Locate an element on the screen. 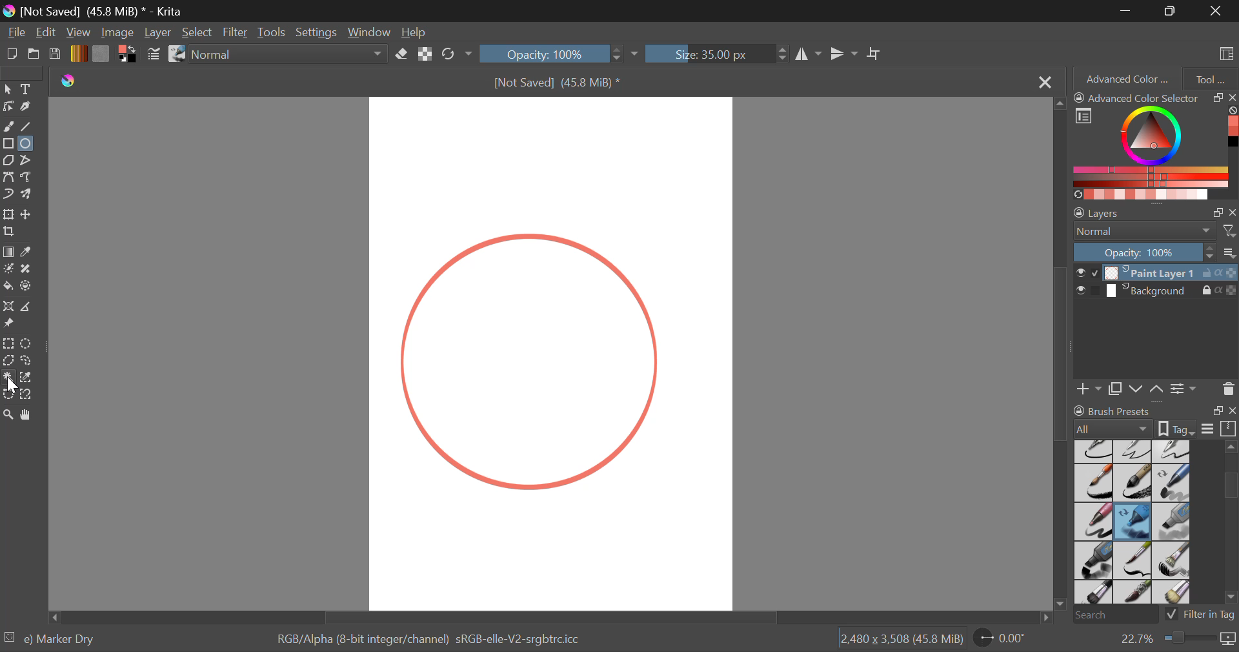  Continuous Selection is located at coordinates (8, 377).